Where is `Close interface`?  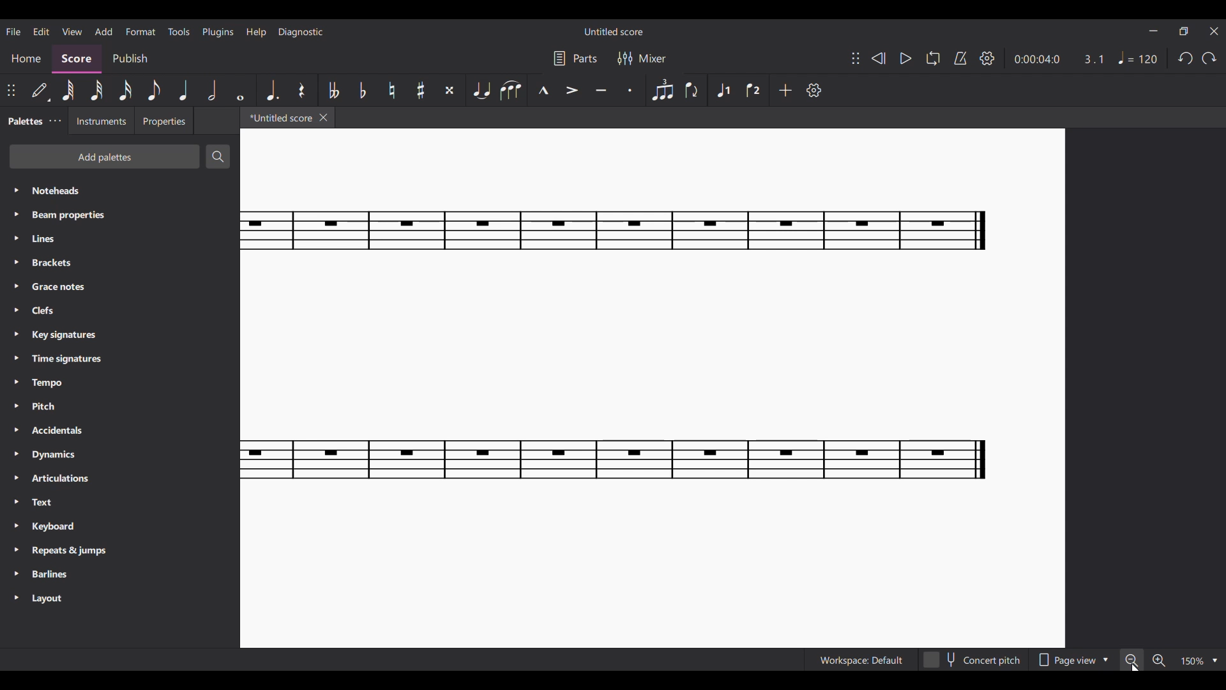
Close interface is located at coordinates (1215, 31).